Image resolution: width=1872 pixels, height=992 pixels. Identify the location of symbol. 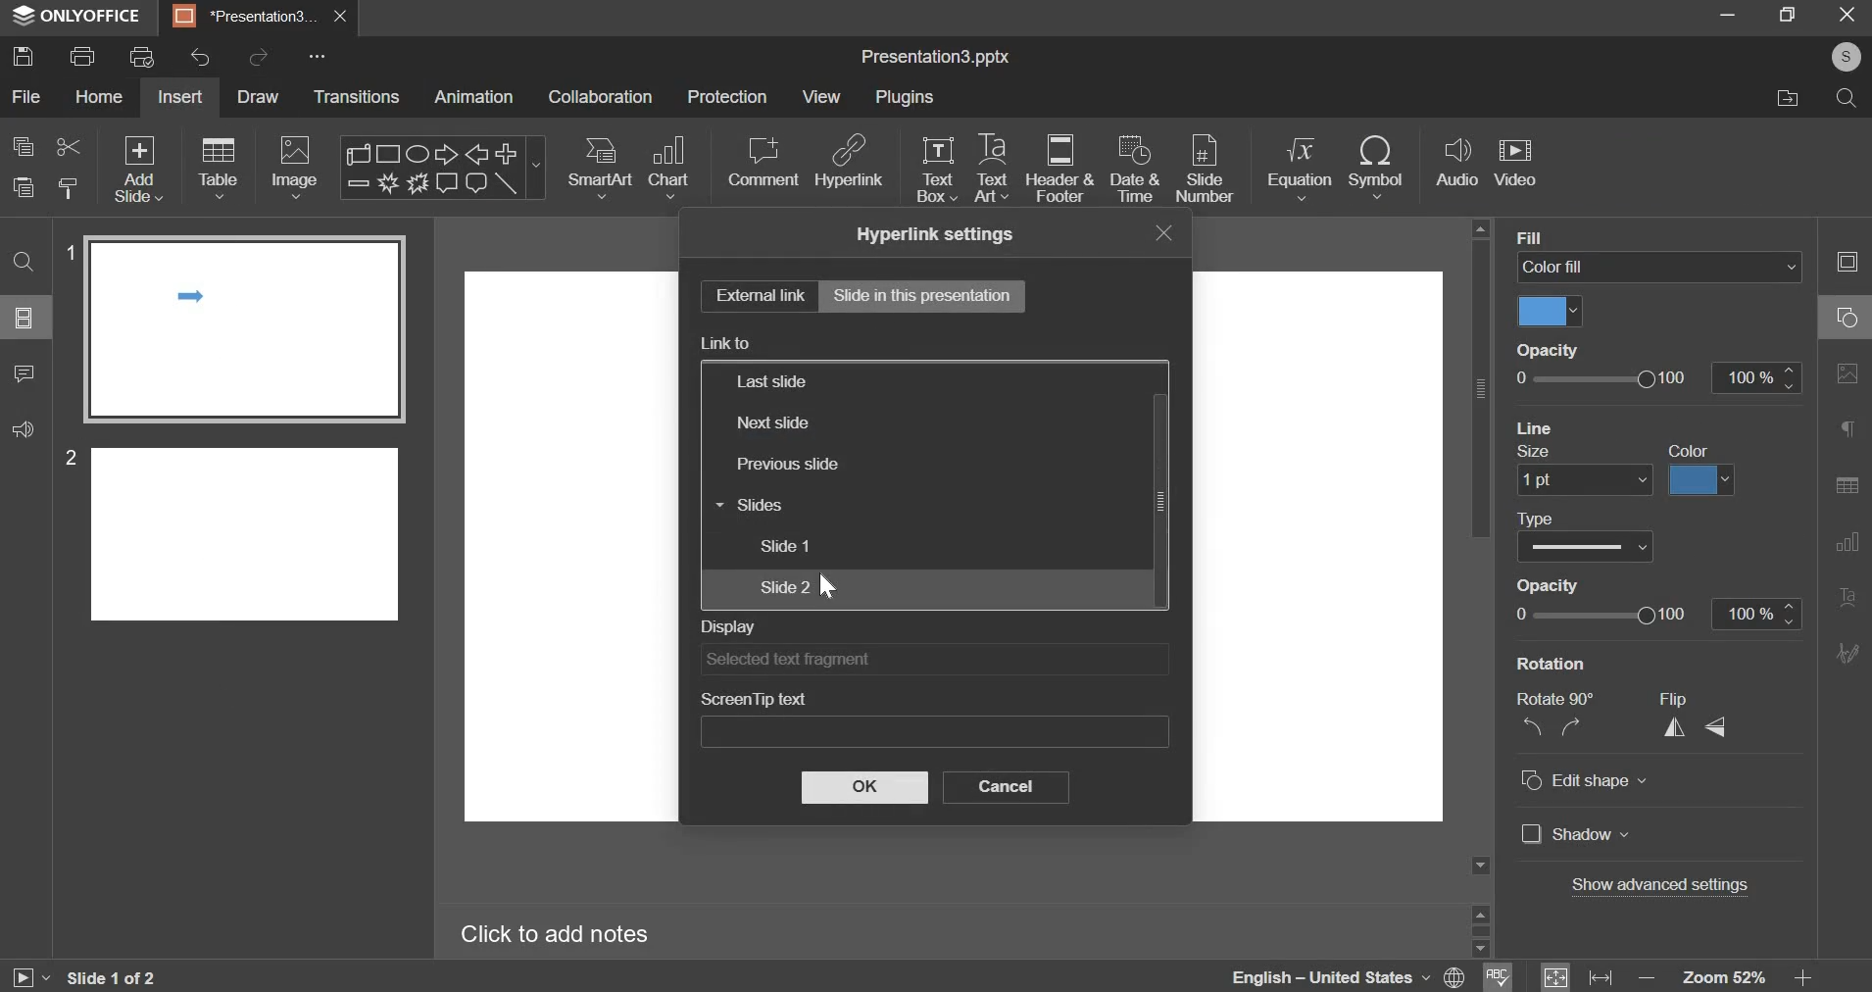
(1376, 168).